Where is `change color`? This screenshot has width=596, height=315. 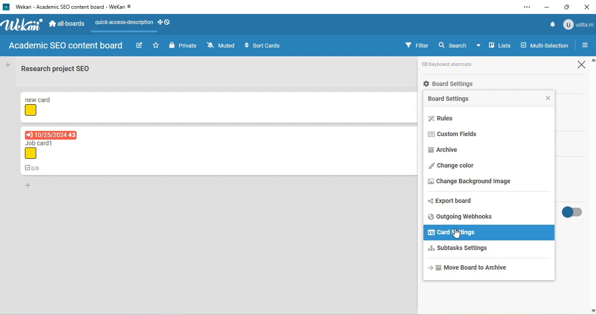
change color is located at coordinates (454, 168).